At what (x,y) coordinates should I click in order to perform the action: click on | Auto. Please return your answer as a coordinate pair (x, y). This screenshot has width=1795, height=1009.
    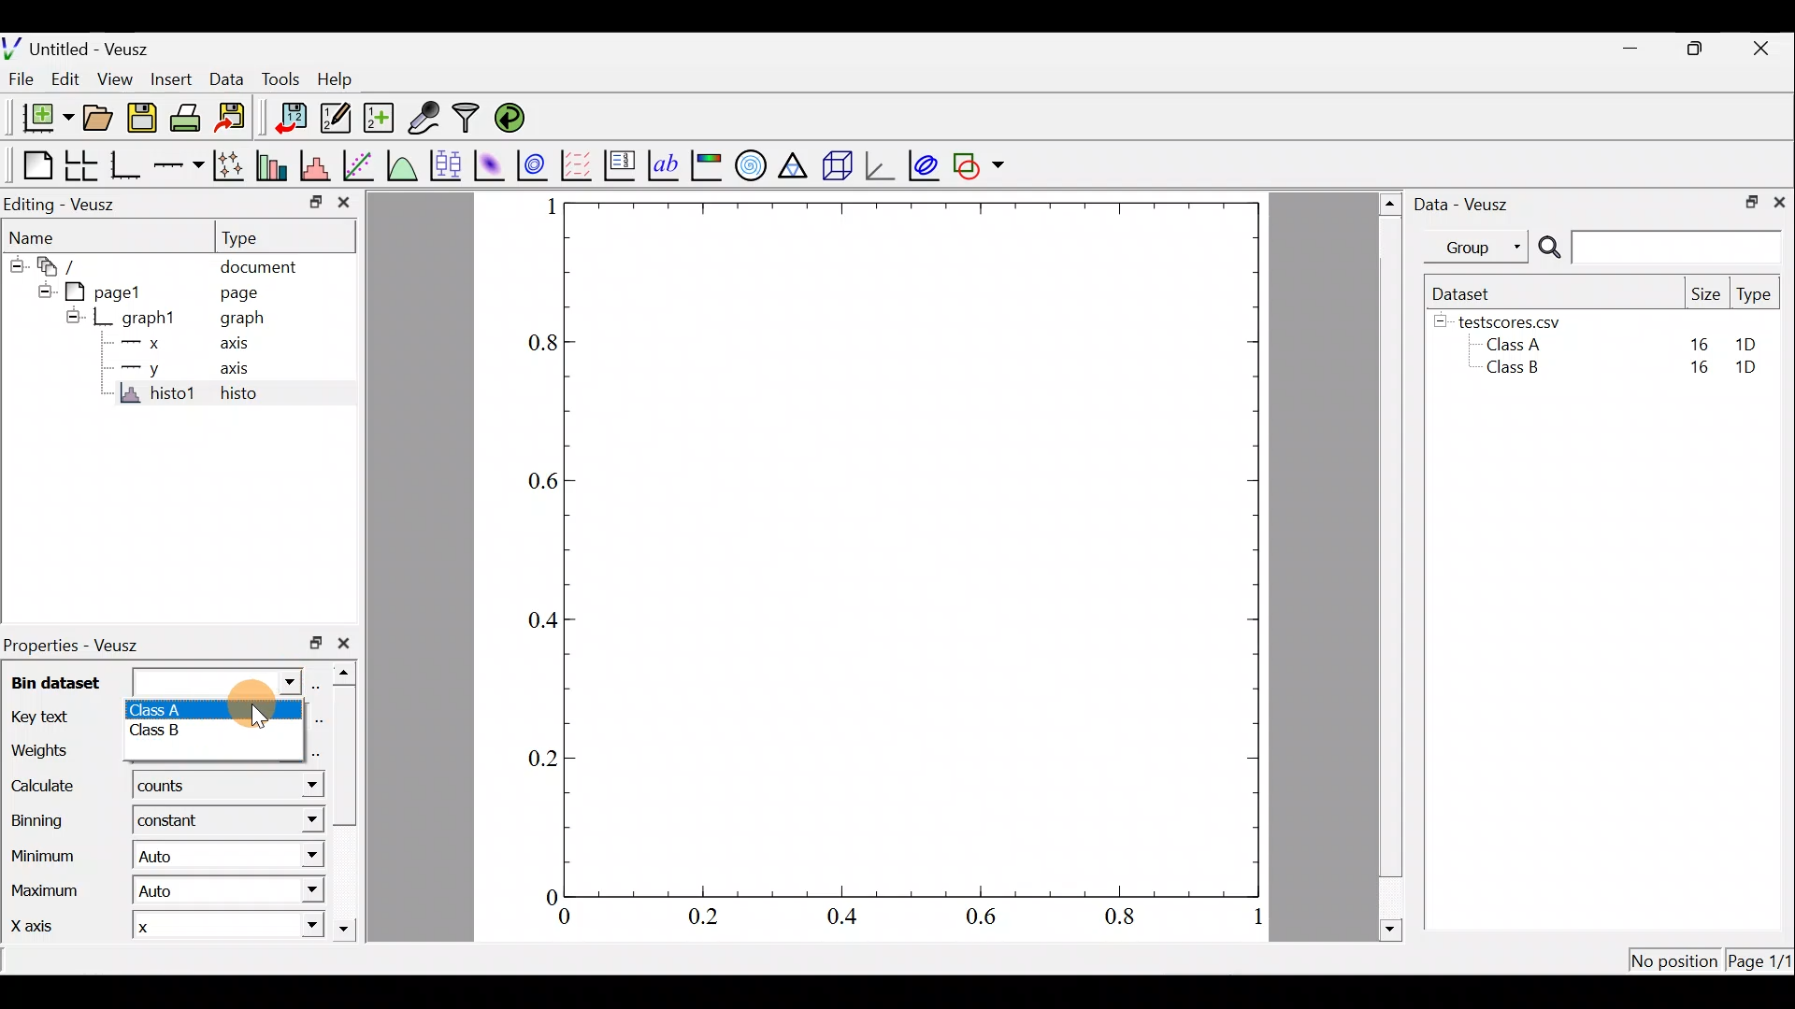
    Looking at the image, I should click on (167, 859).